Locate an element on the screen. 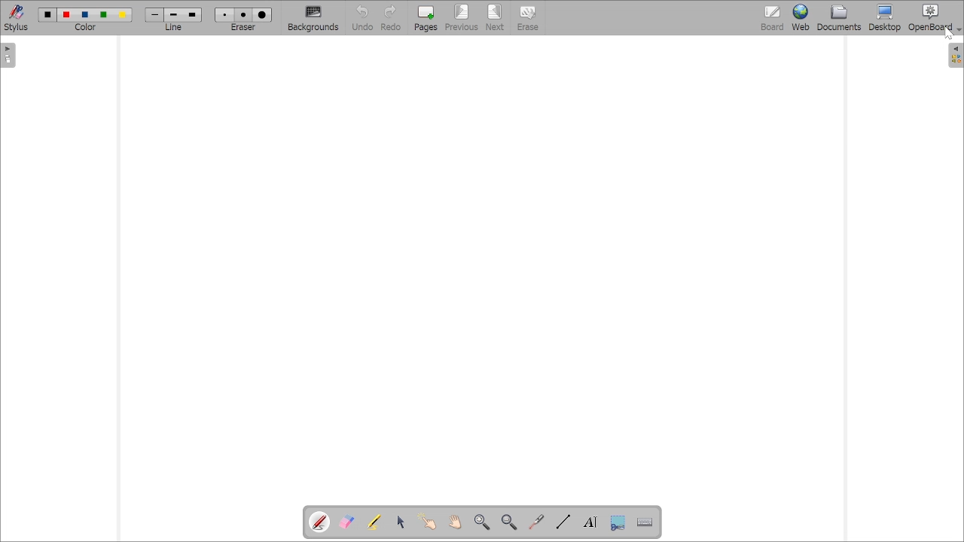 This screenshot has width=964, height=542. eraser is located at coordinates (243, 29).